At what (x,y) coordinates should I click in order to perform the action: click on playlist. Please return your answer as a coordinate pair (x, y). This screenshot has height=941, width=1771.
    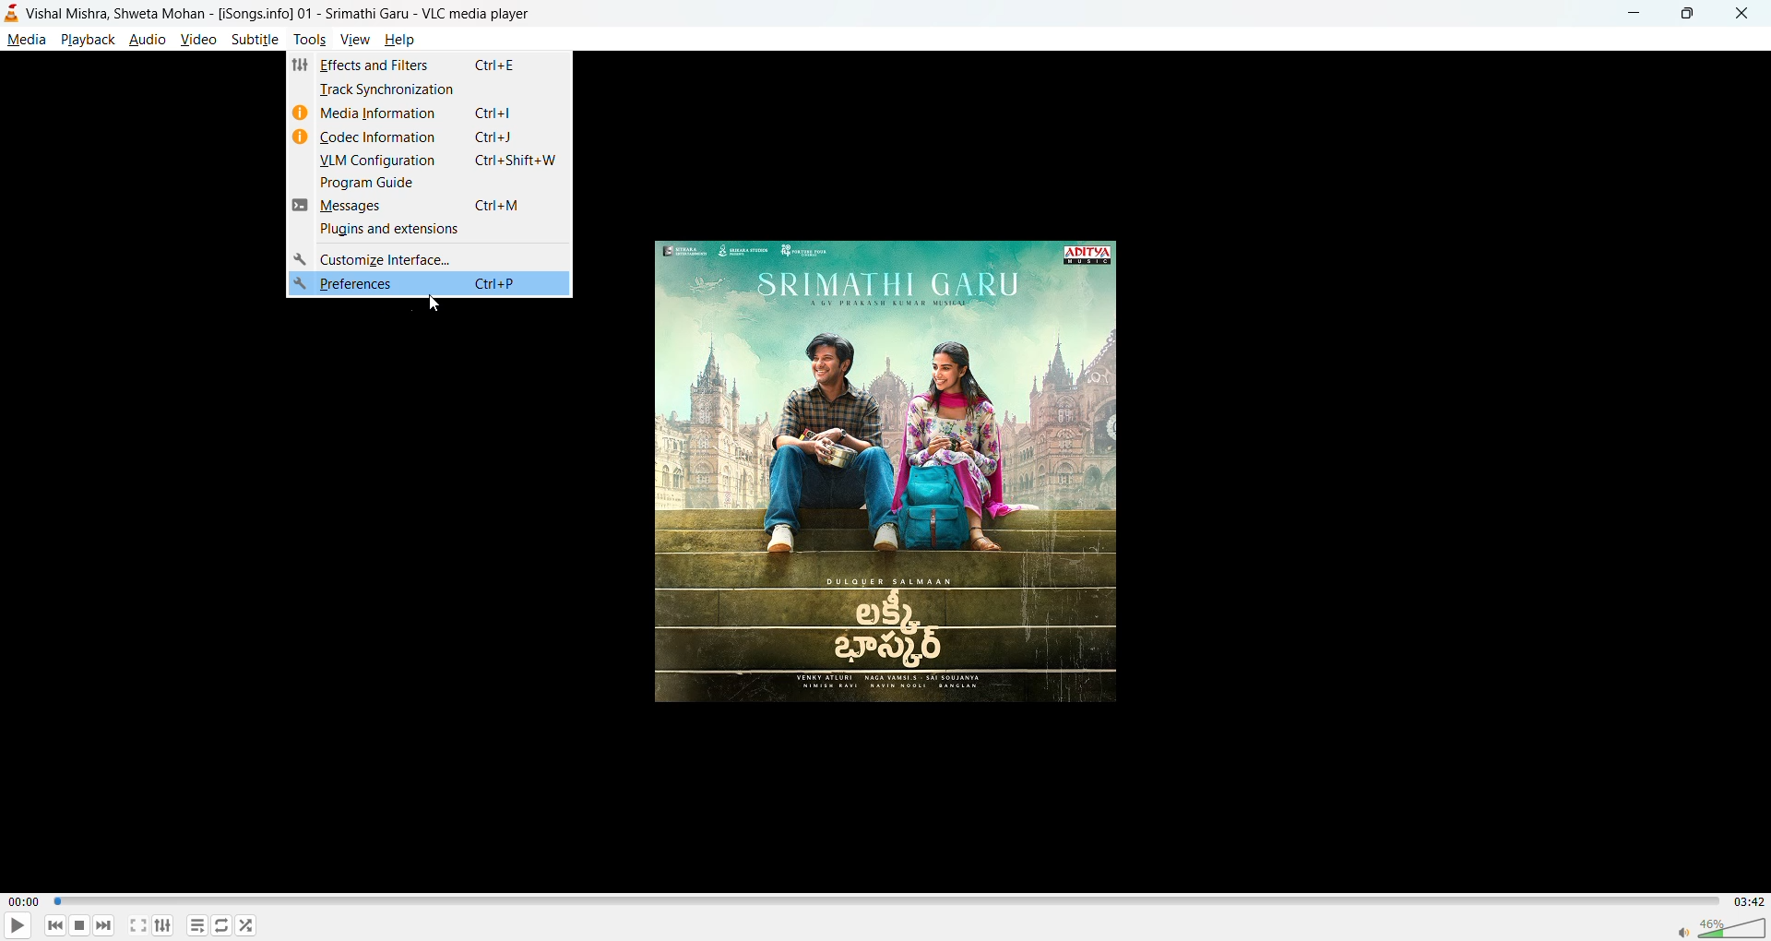
    Looking at the image, I should click on (200, 926).